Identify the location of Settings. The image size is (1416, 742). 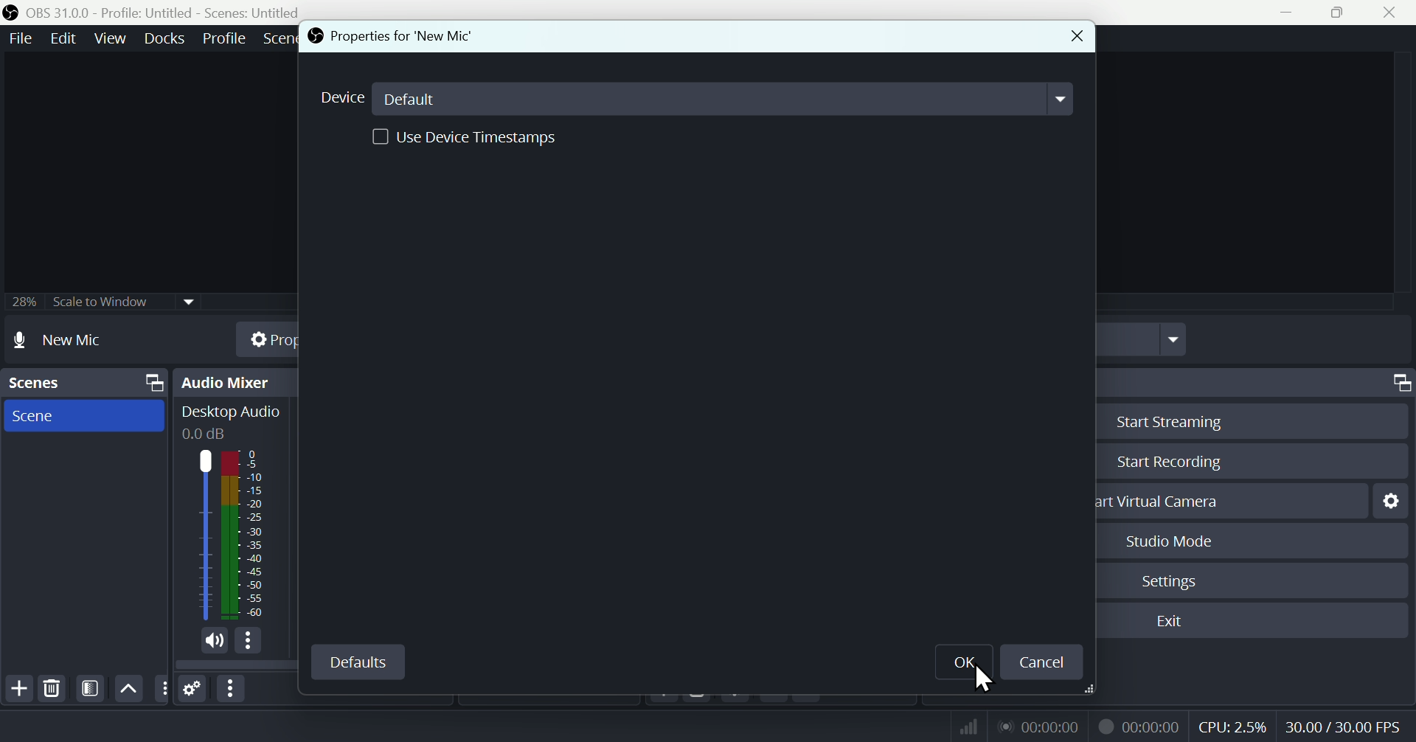
(1173, 581).